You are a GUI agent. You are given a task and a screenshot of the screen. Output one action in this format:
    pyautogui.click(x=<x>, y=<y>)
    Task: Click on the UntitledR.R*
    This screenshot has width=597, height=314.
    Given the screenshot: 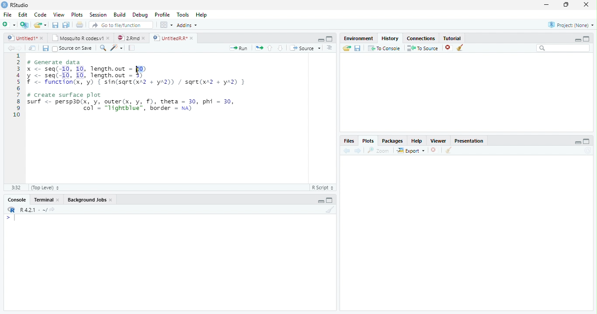 What is the action you would take?
    pyautogui.click(x=169, y=38)
    